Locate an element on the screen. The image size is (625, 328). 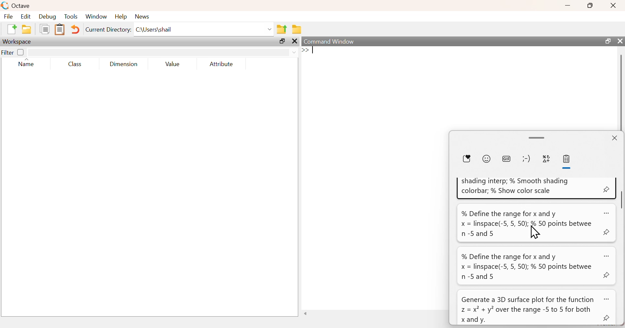
scroll bar is located at coordinates (621, 92).